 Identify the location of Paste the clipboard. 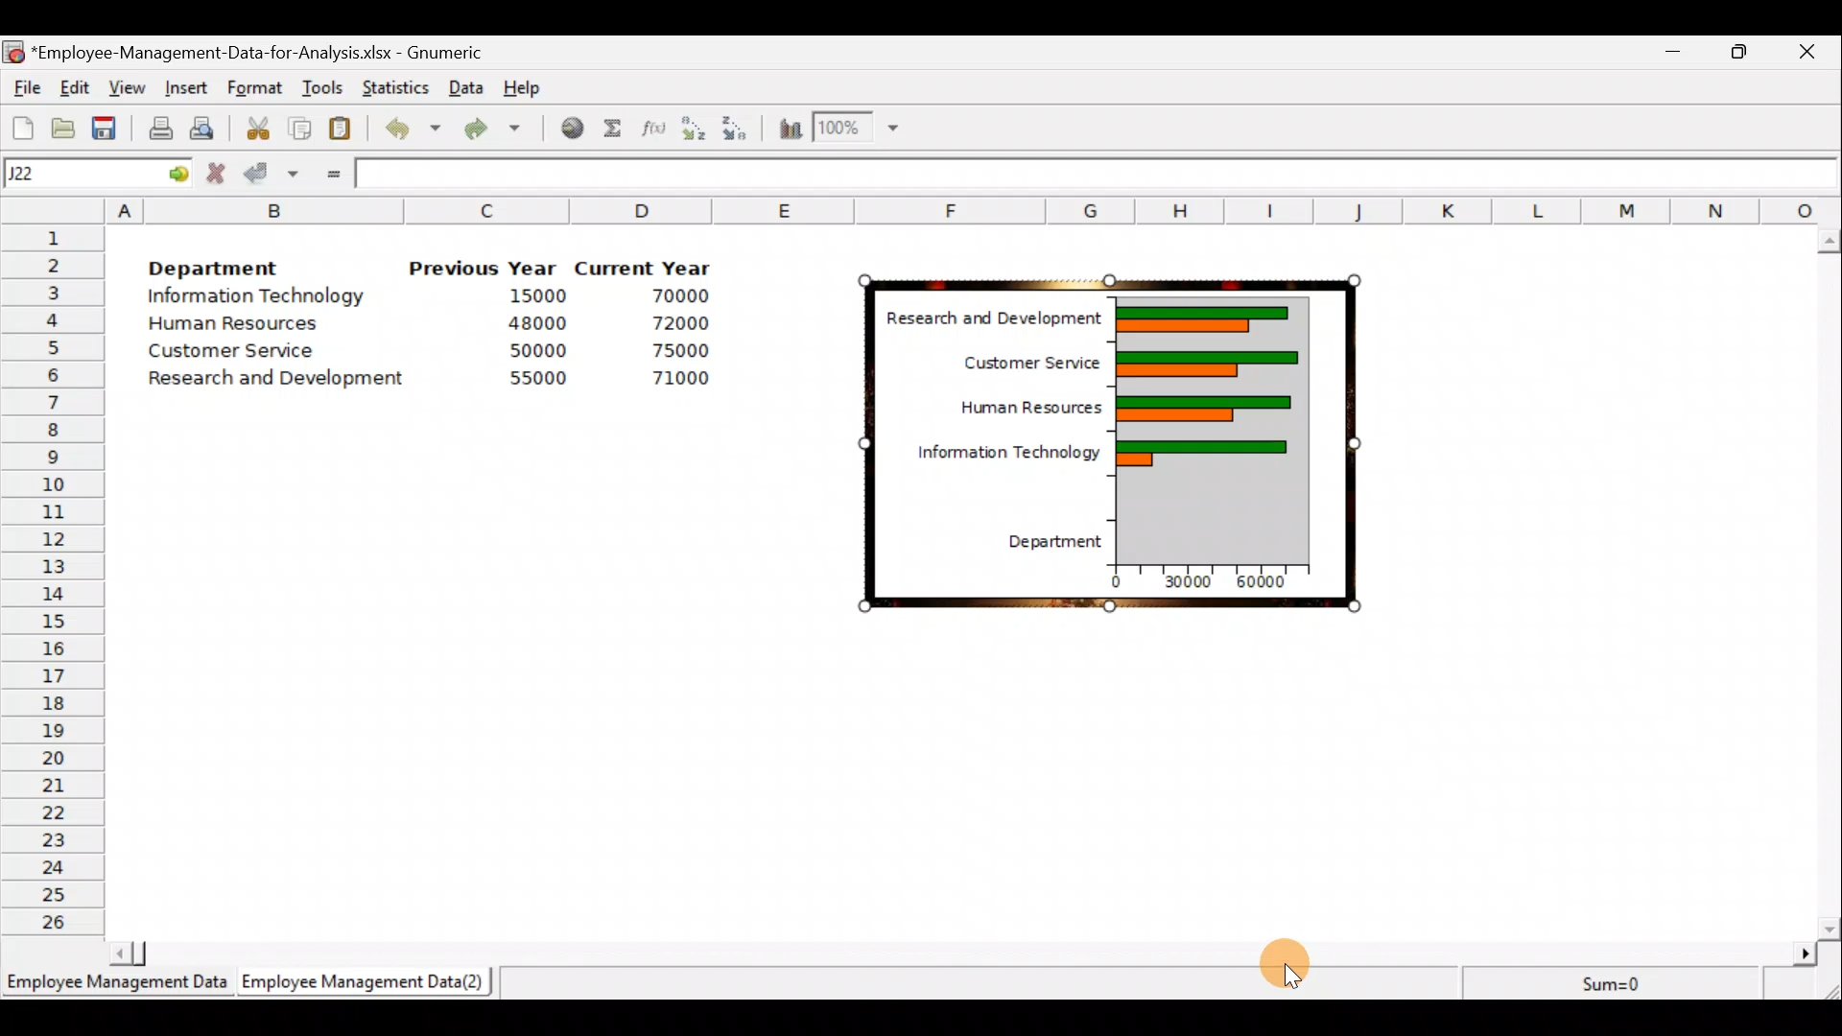
(345, 130).